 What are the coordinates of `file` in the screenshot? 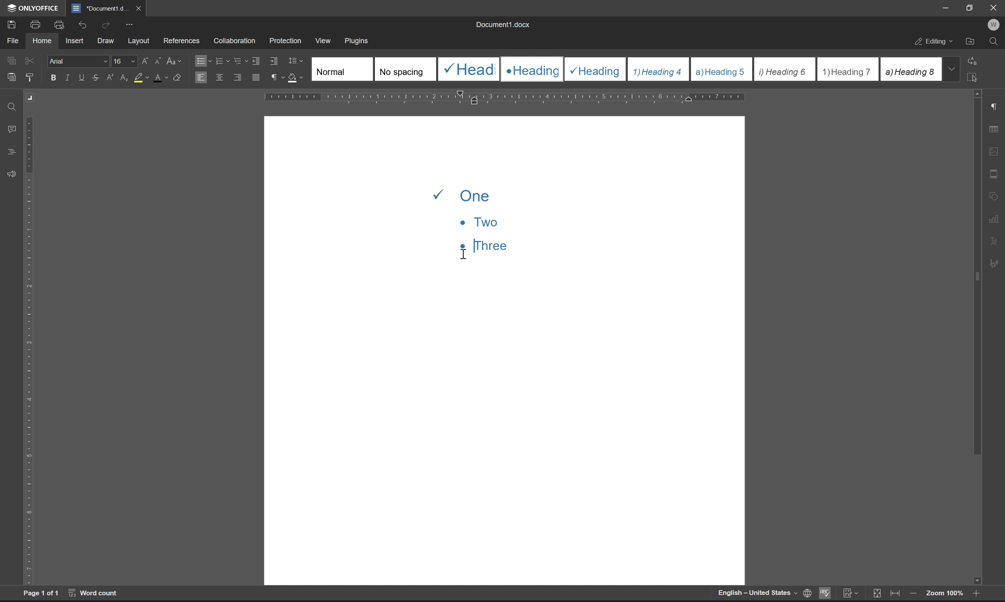 It's located at (12, 41).